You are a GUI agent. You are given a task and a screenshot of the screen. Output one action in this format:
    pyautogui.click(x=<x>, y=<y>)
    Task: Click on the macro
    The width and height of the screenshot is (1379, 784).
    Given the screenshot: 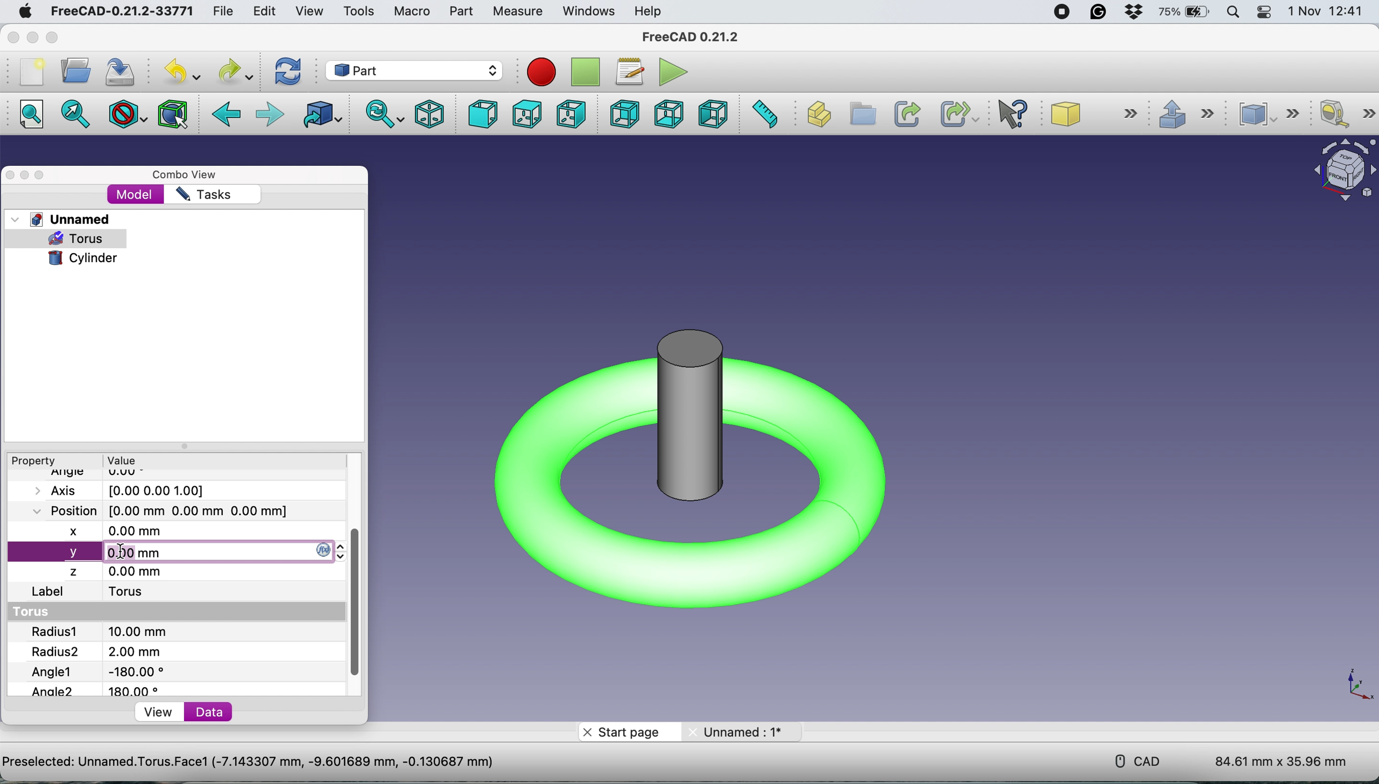 What is the action you would take?
    pyautogui.click(x=410, y=11)
    